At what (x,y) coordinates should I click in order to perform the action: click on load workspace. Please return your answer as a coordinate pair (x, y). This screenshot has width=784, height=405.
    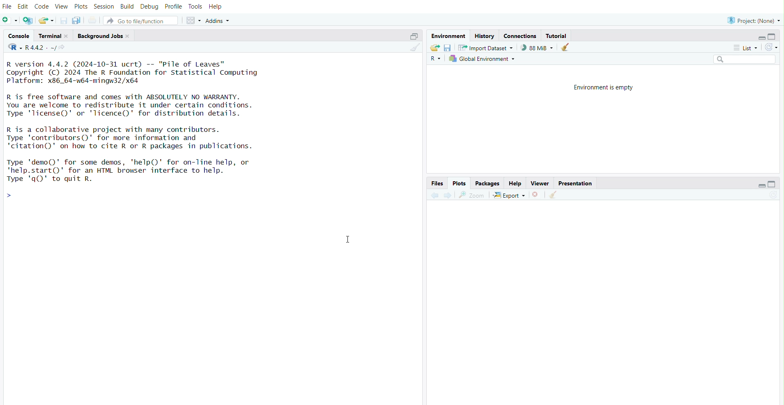
    Looking at the image, I should click on (434, 48).